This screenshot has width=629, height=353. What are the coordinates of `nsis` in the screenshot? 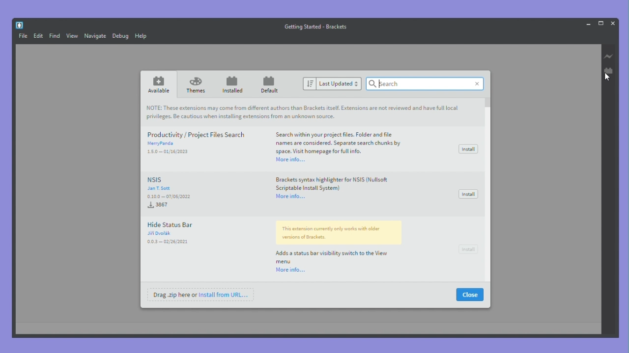 It's located at (190, 179).